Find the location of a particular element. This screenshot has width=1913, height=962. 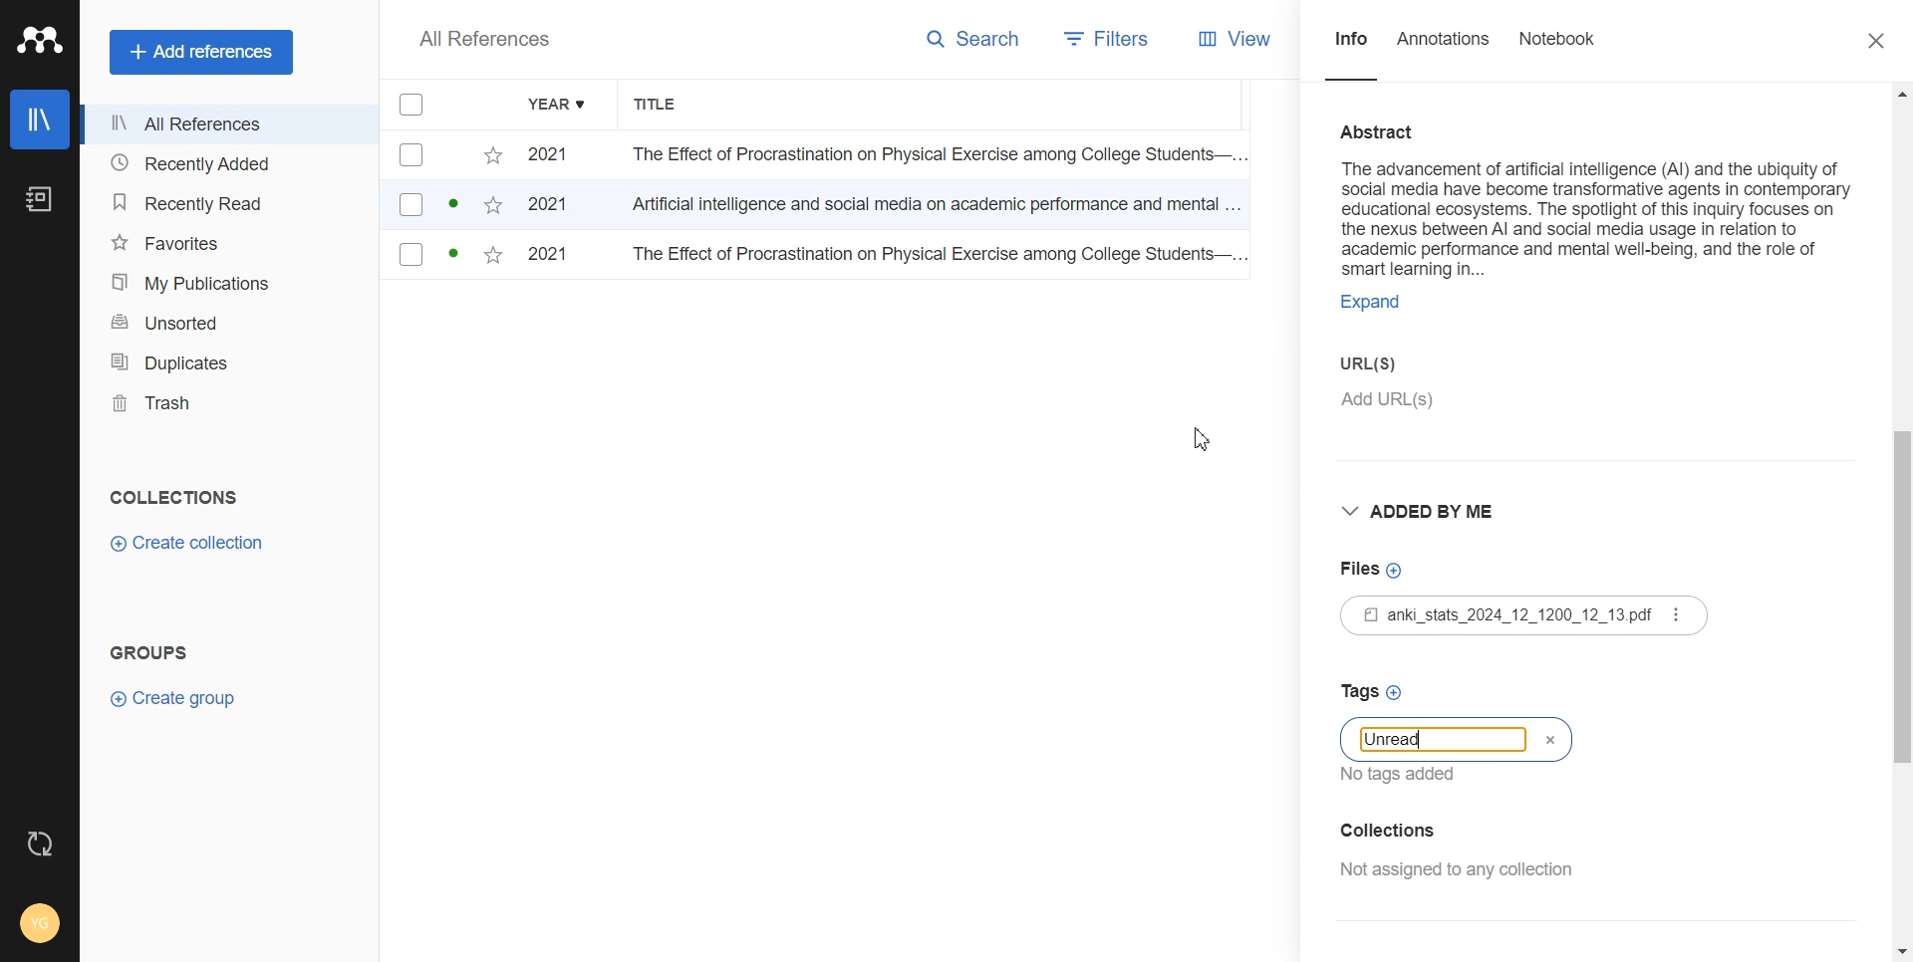

Artificial intelligence and social media on academic performance and mental... is located at coordinates (937, 209).